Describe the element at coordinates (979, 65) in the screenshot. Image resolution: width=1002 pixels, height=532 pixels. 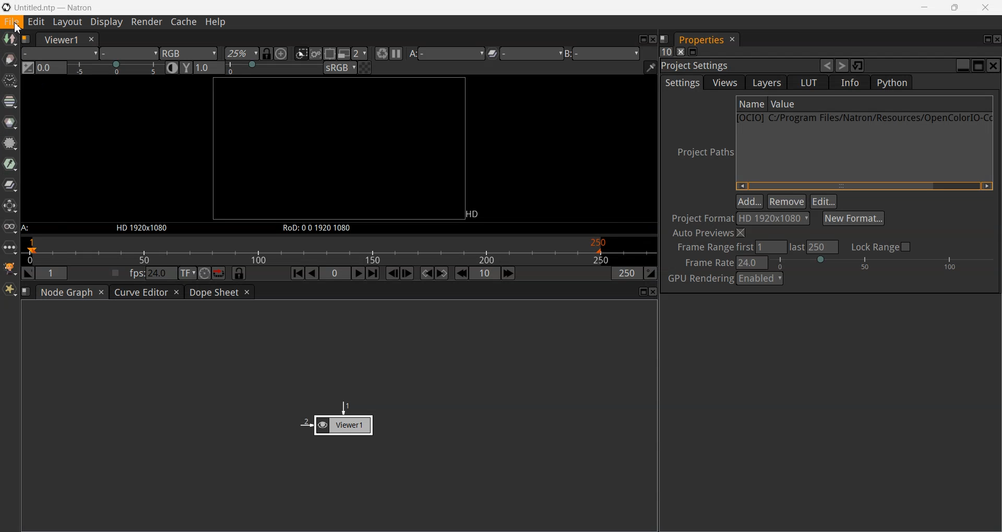
I see `Maximize` at that location.